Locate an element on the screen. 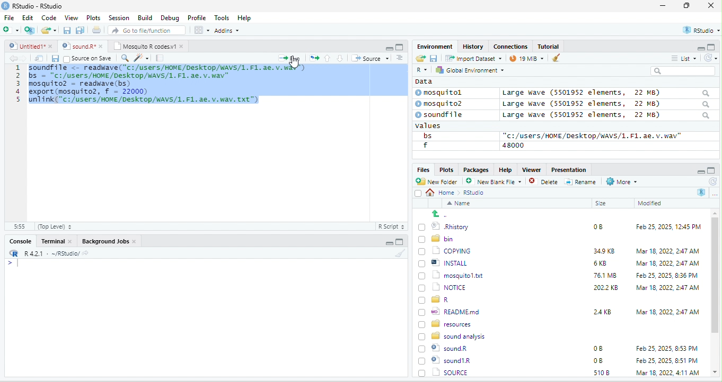 The width and height of the screenshot is (722, 382). Tutorial is located at coordinates (550, 46).